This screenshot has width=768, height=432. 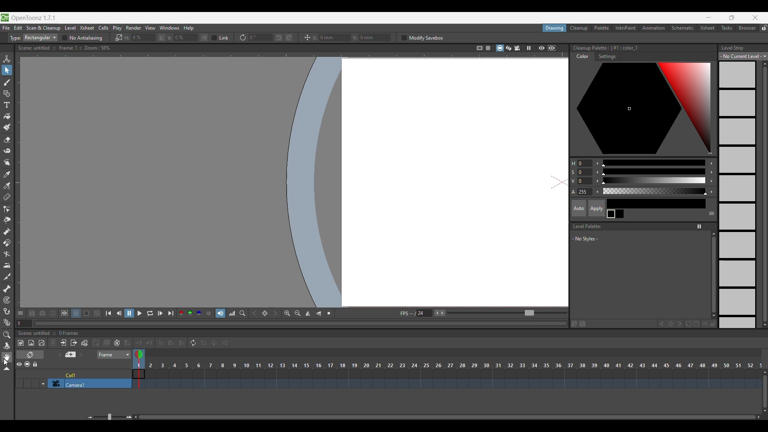 I want to click on Level, so click(x=70, y=28).